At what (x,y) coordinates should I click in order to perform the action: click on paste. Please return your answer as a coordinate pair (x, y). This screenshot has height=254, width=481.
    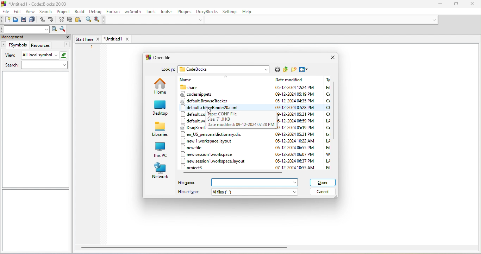
    Looking at the image, I should click on (79, 20).